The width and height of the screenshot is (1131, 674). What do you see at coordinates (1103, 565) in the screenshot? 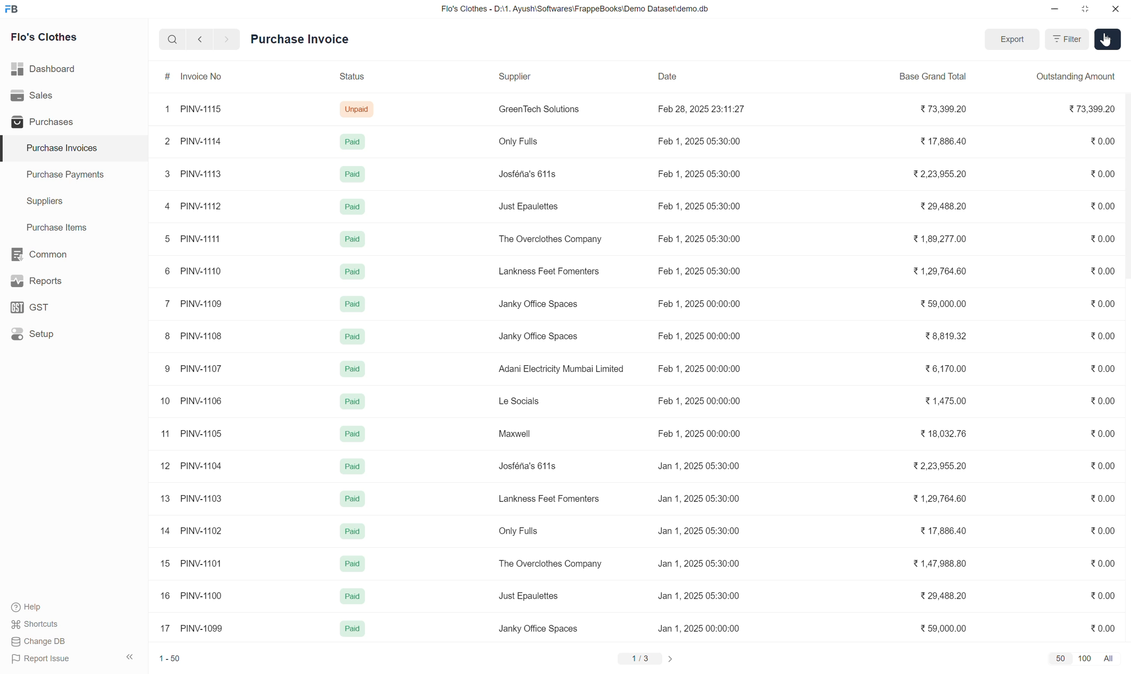
I see `0.00` at bounding box center [1103, 565].